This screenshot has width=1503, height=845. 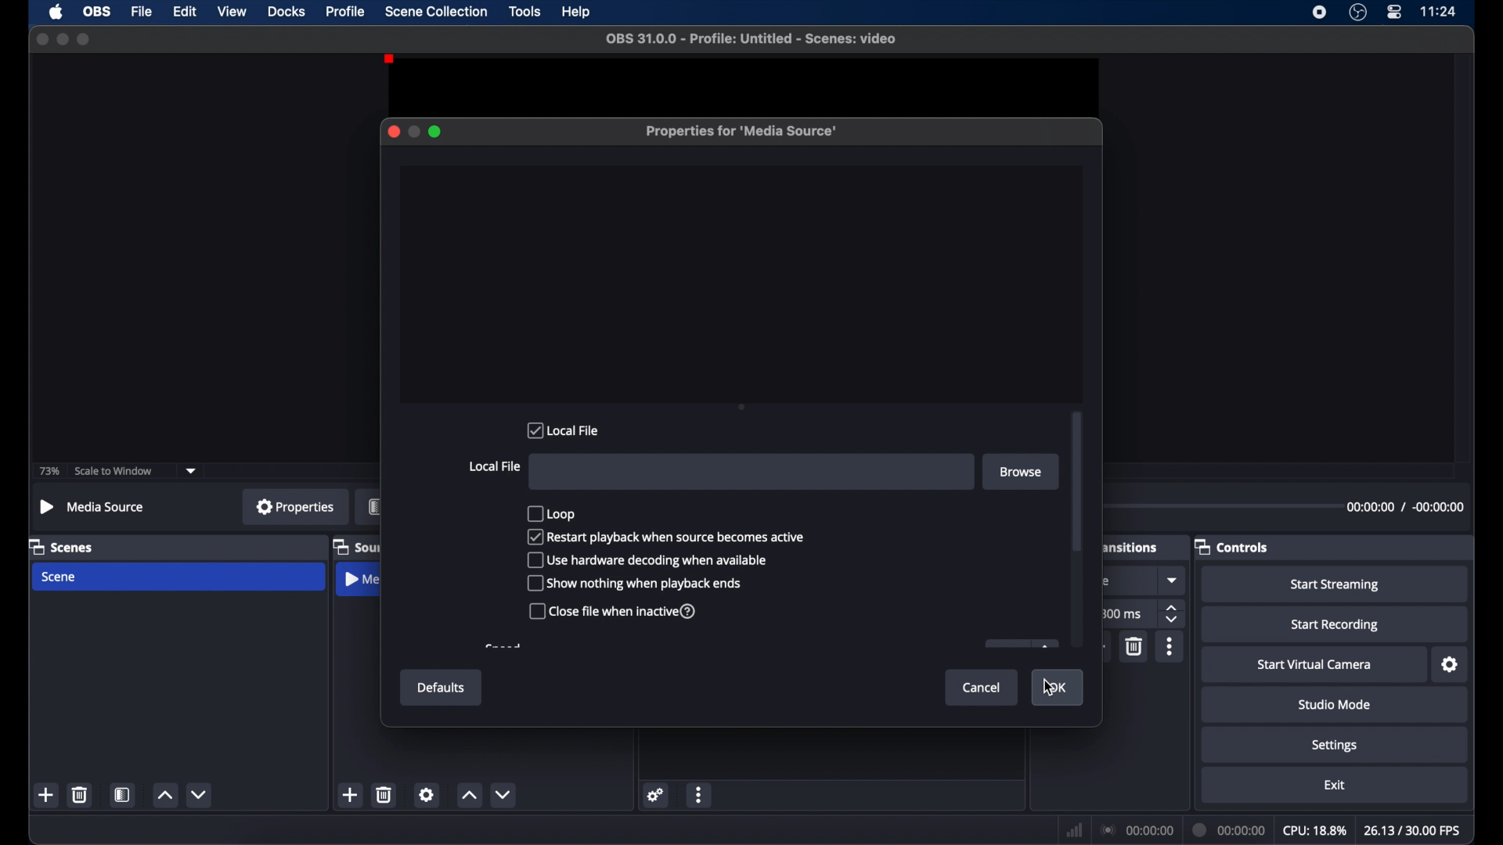 I want to click on decrement, so click(x=502, y=794).